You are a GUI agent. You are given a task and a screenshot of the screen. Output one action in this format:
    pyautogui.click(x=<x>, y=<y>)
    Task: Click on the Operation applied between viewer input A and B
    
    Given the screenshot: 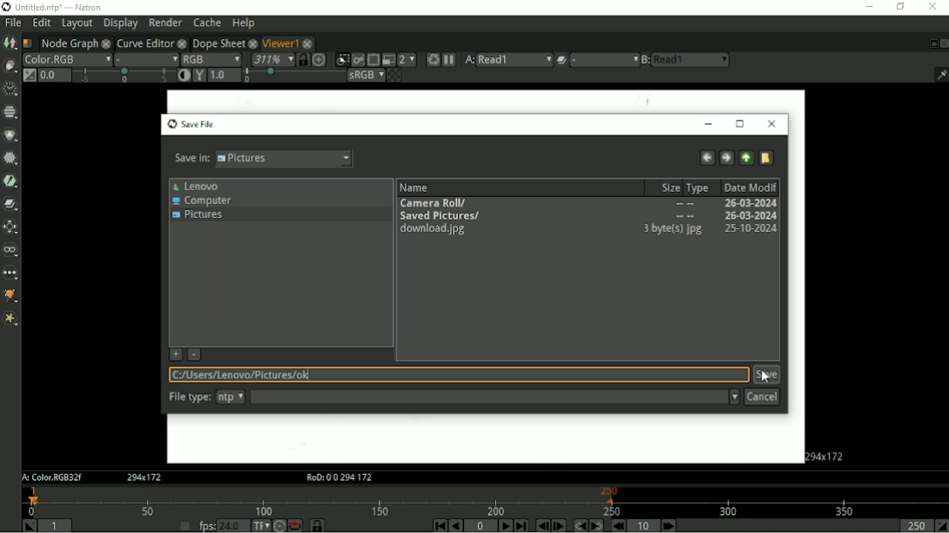 What is the action you would take?
    pyautogui.click(x=561, y=61)
    